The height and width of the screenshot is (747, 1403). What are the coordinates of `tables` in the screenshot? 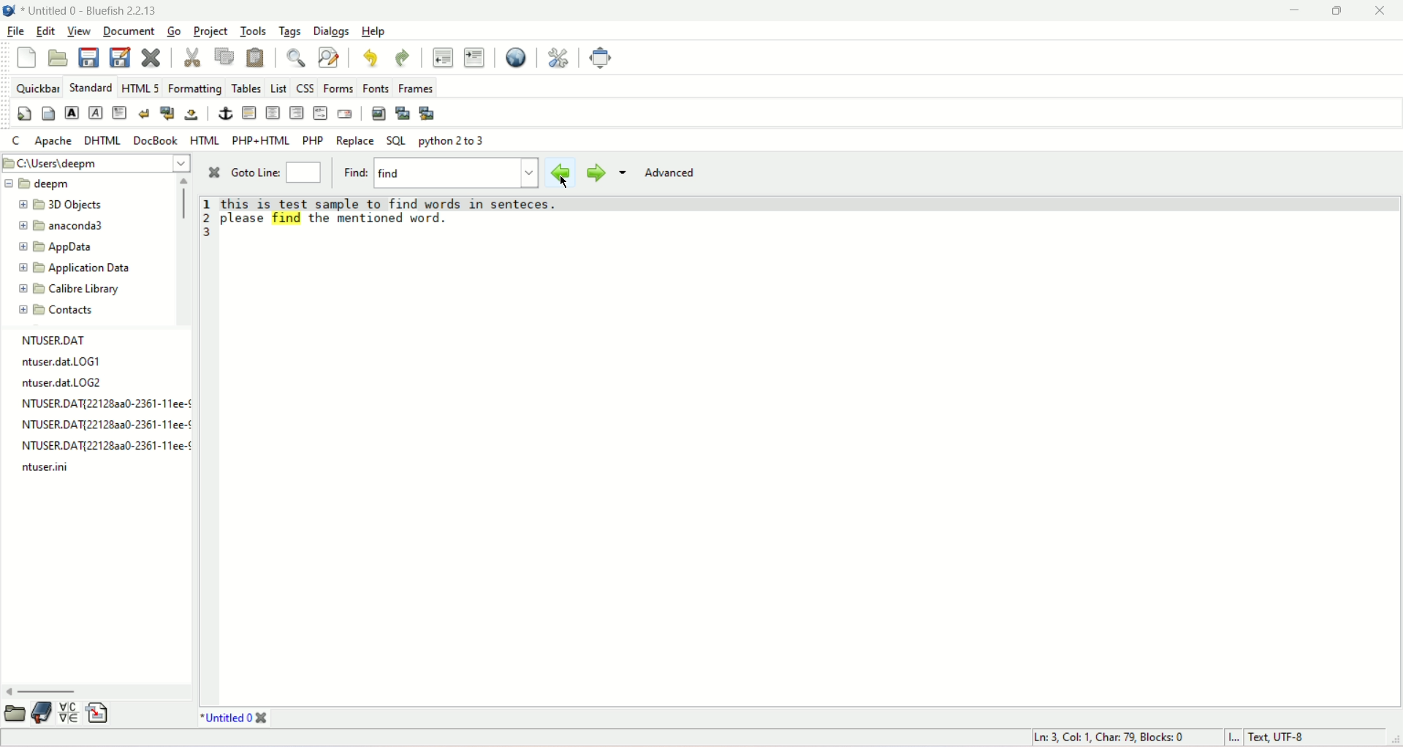 It's located at (247, 86).